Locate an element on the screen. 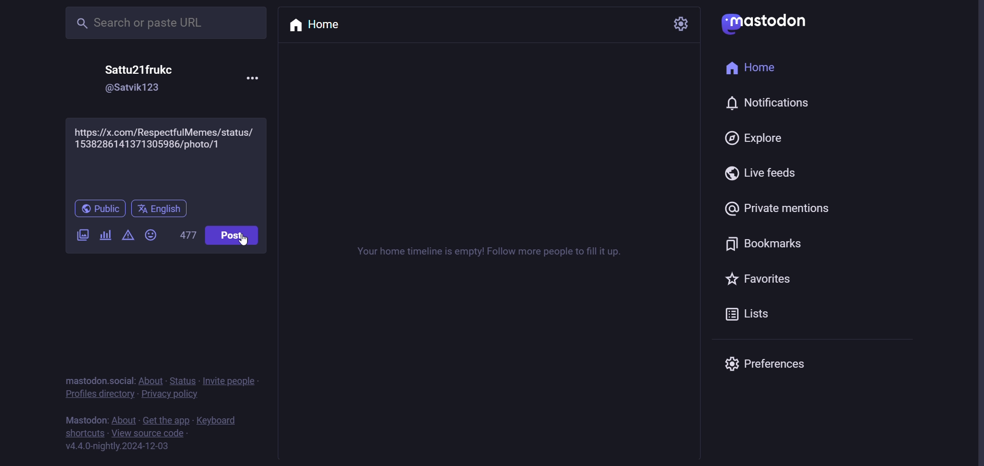 The height and width of the screenshot is (466, 984). lists is located at coordinates (750, 313).